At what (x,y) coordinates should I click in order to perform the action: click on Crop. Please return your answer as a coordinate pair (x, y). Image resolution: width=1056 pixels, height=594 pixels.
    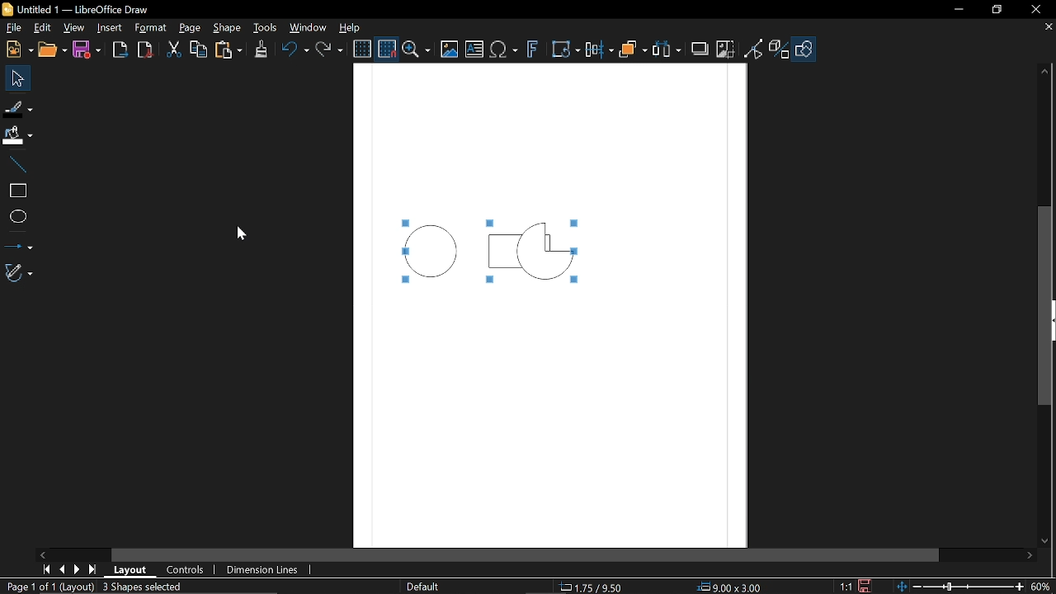
    Looking at the image, I should click on (724, 49).